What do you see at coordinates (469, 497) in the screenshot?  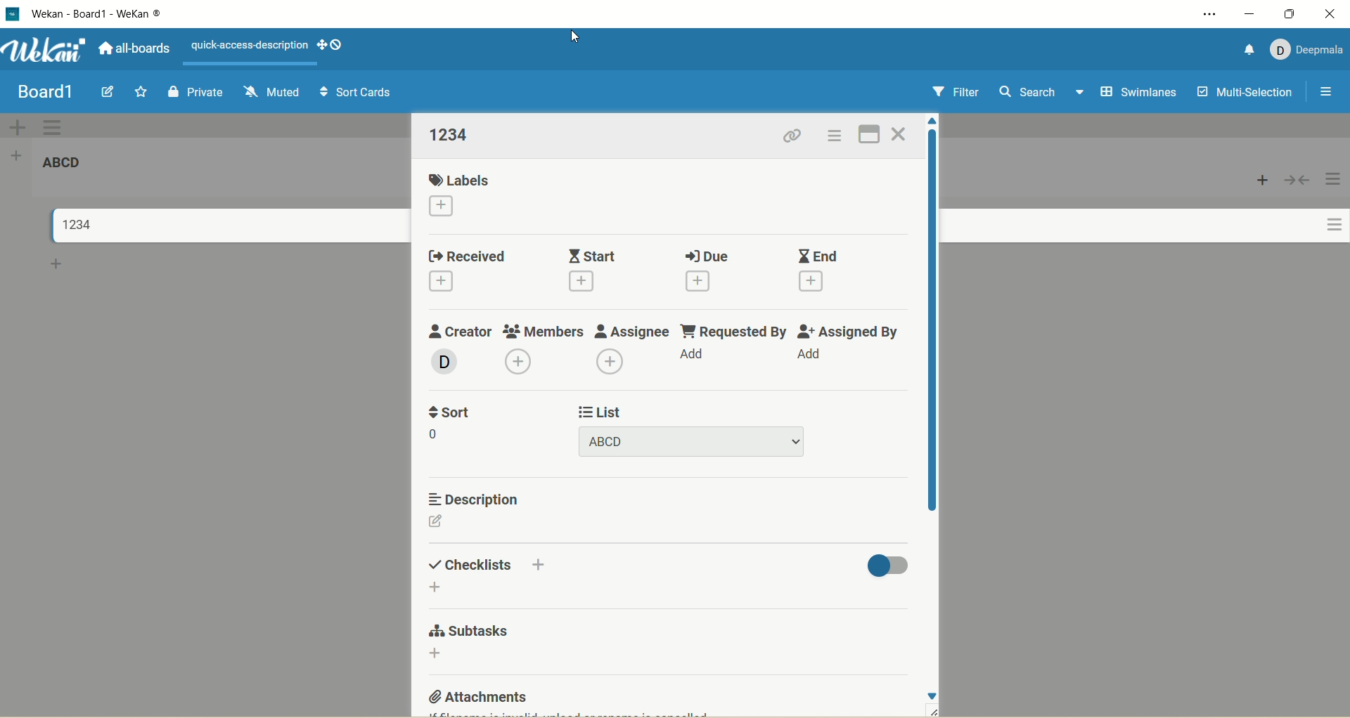 I see `description` at bounding box center [469, 497].